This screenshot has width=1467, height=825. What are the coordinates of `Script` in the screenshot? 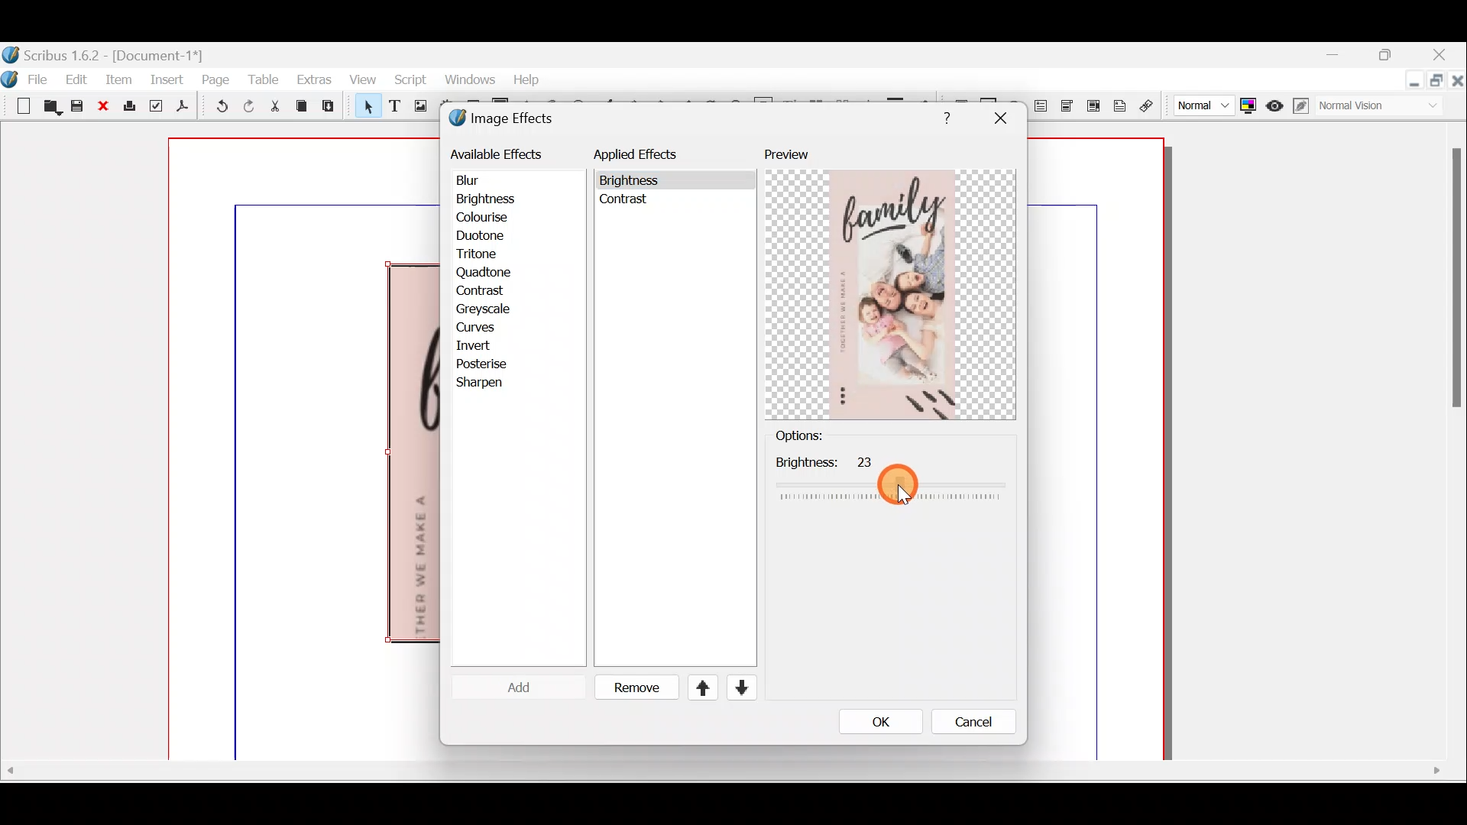 It's located at (407, 82).